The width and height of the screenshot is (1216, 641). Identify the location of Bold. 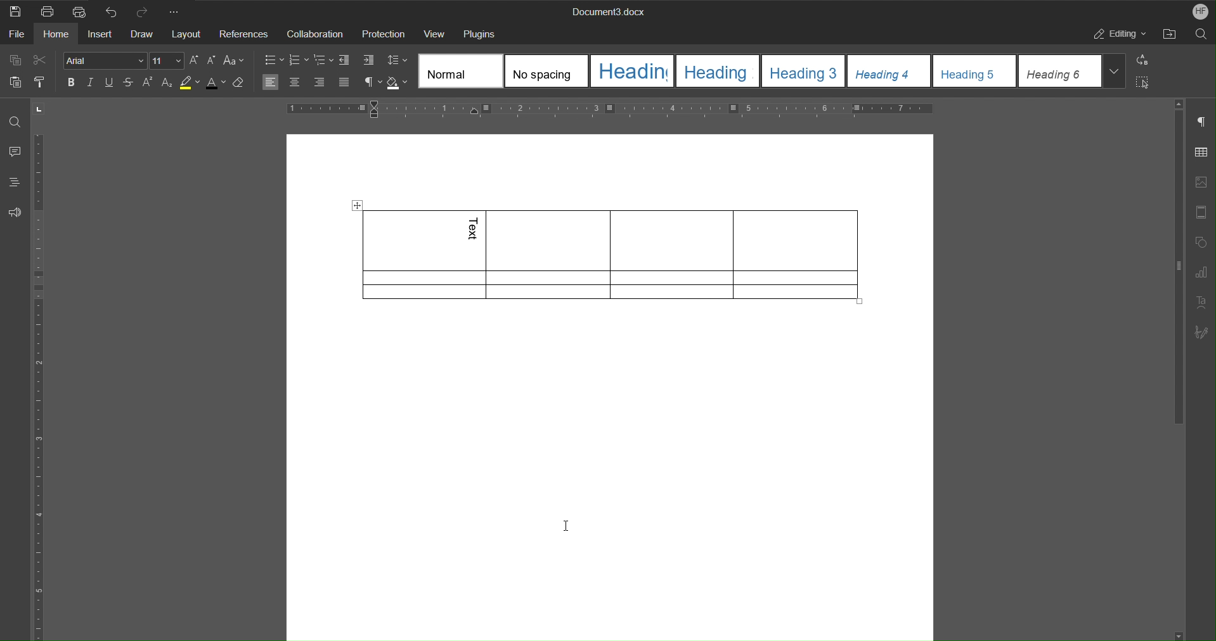
(74, 83).